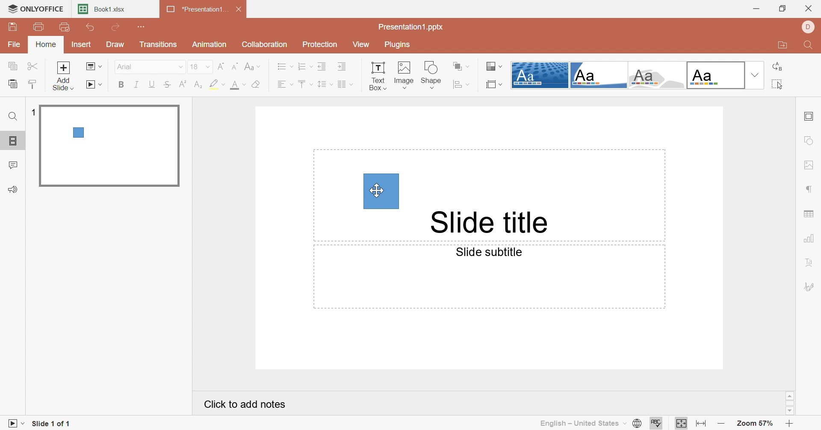 This screenshot has height=430, width=821. I want to click on Bullets, so click(285, 67).